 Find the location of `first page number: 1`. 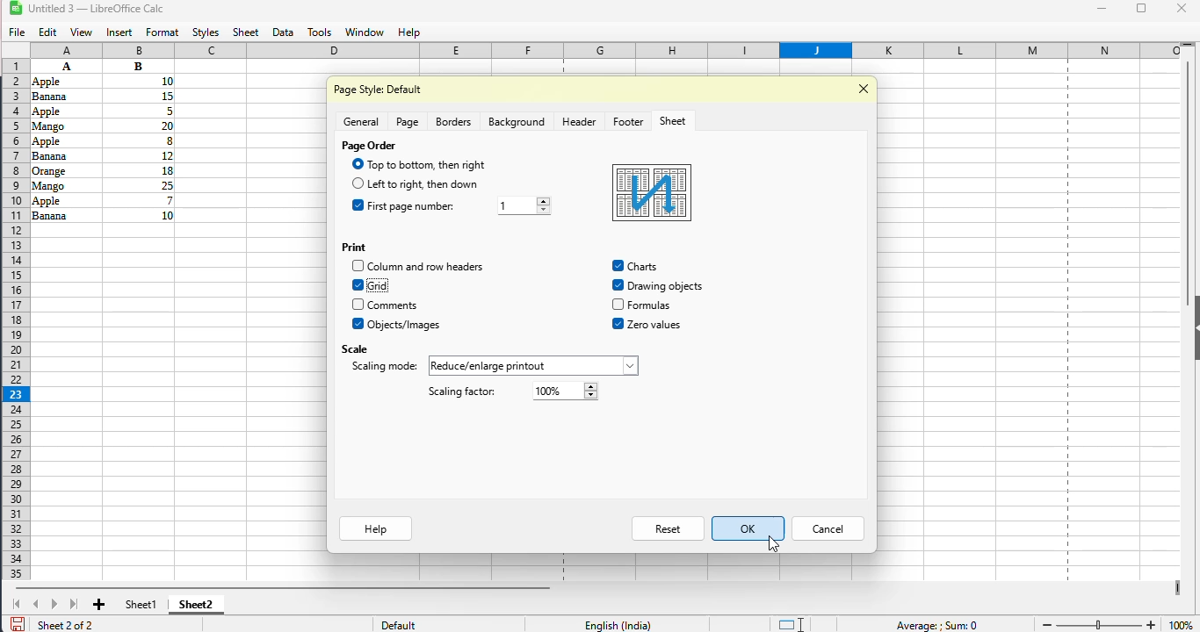

first page number: 1 is located at coordinates (419, 206).